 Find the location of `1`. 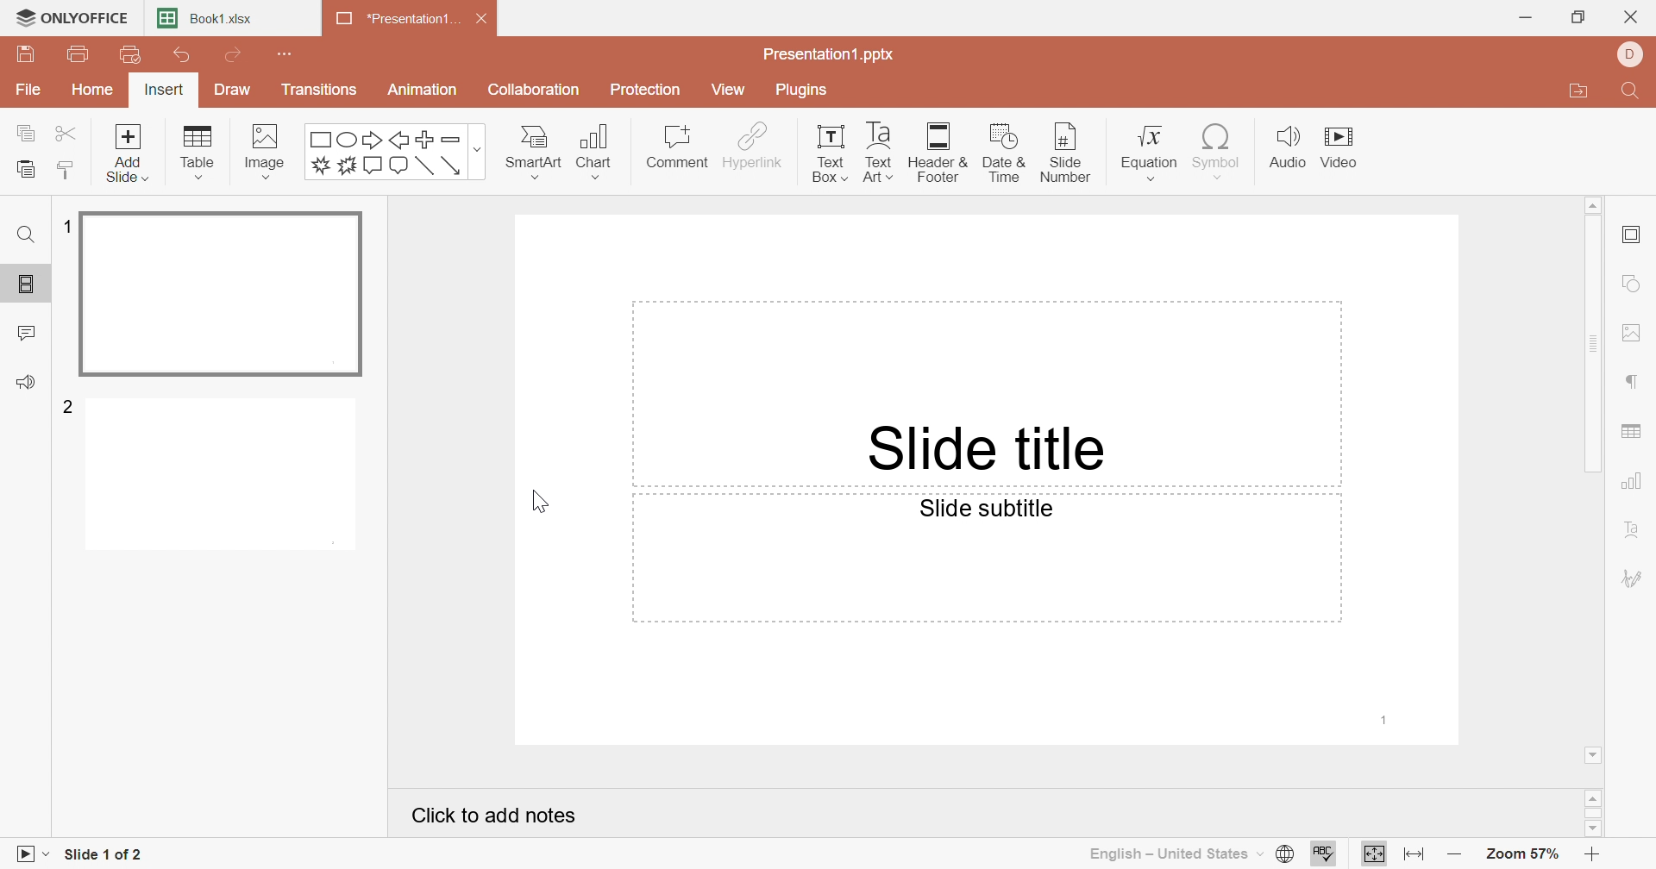

1 is located at coordinates (1386, 719).